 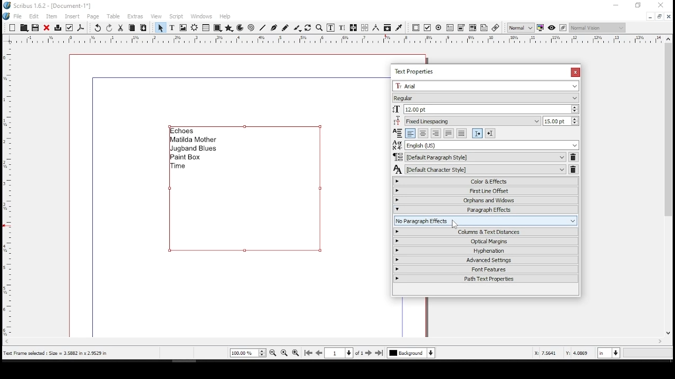 I want to click on close window, so click(x=662, y=5).